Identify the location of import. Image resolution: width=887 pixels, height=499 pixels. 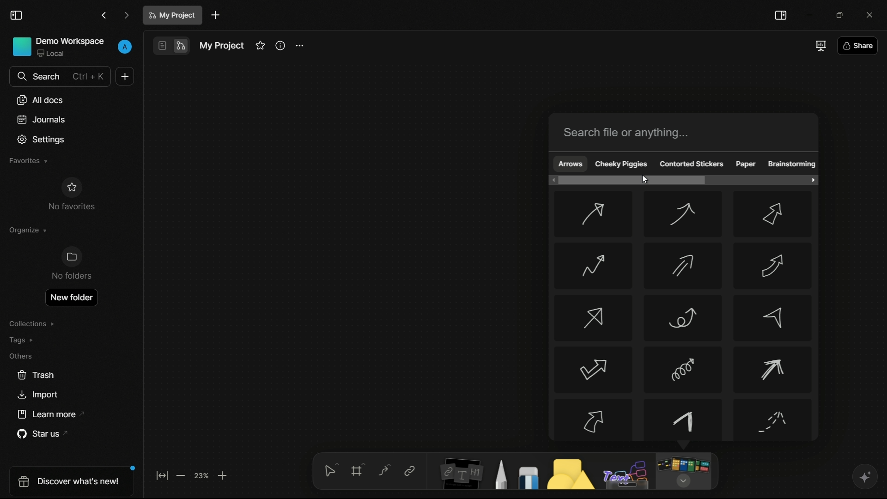
(37, 395).